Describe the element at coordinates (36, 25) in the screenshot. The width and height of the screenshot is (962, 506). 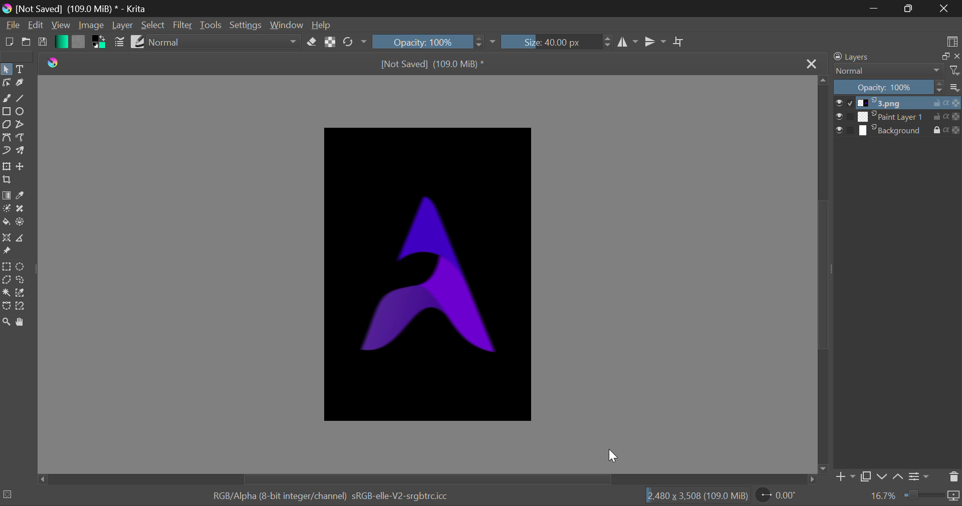
I see `Edit` at that location.